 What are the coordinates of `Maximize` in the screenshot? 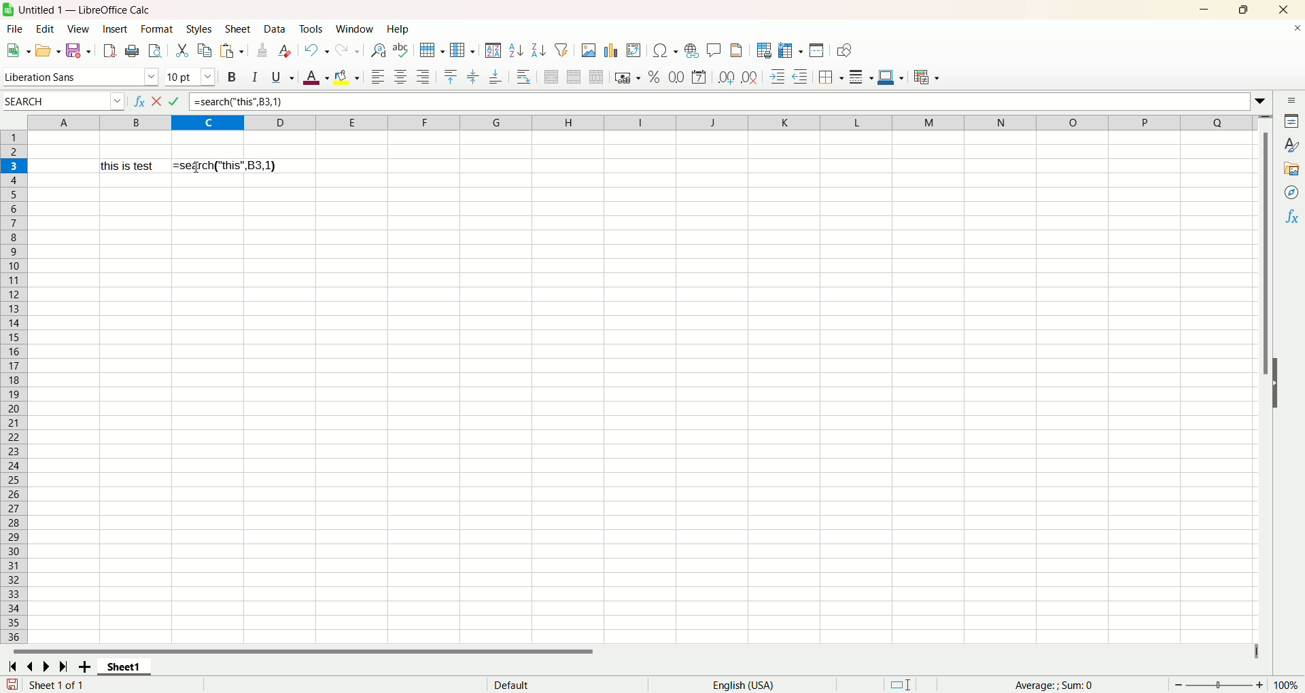 It's located at (1243, 10).